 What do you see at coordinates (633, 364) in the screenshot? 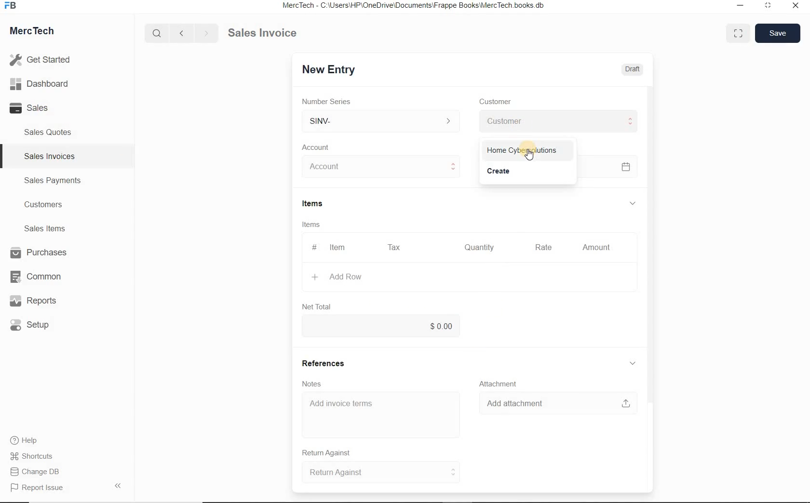
I see `hide sub menu` at bounding box center [633, 364].